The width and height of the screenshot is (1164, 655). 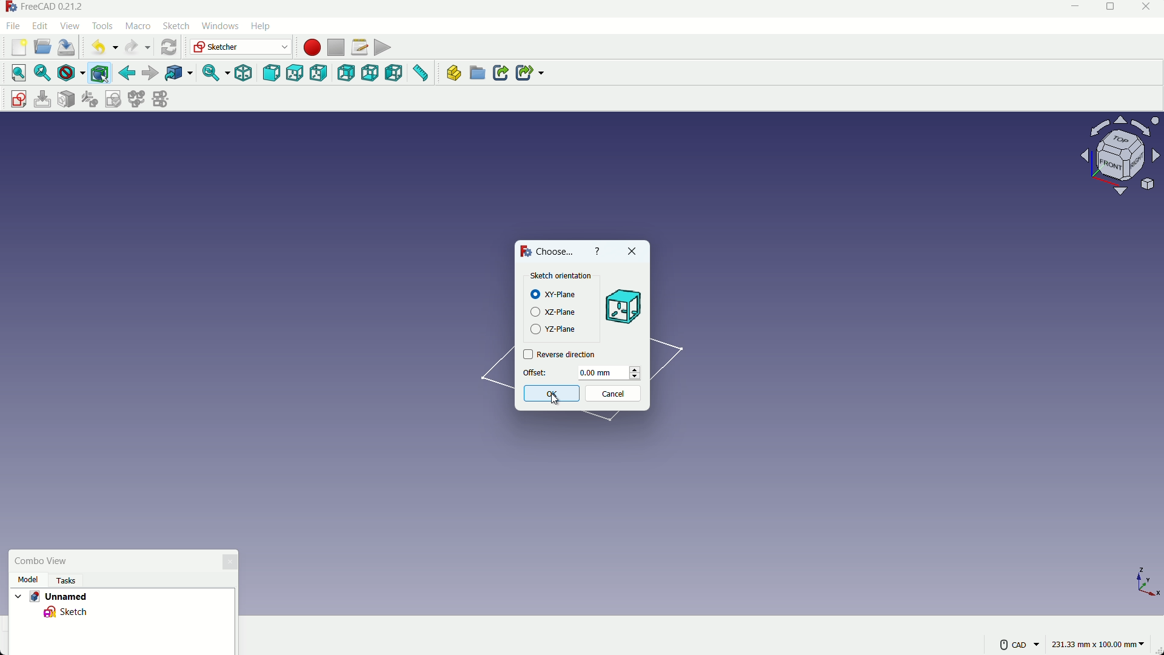 What do you see at coordinates (41, 25) in the screenshot?
I see `edit menu` at bounding box center [41, 25].